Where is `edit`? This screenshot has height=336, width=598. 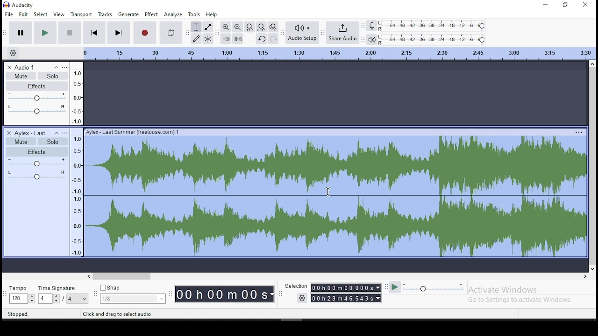
edit is located at coordinates (23, 14).